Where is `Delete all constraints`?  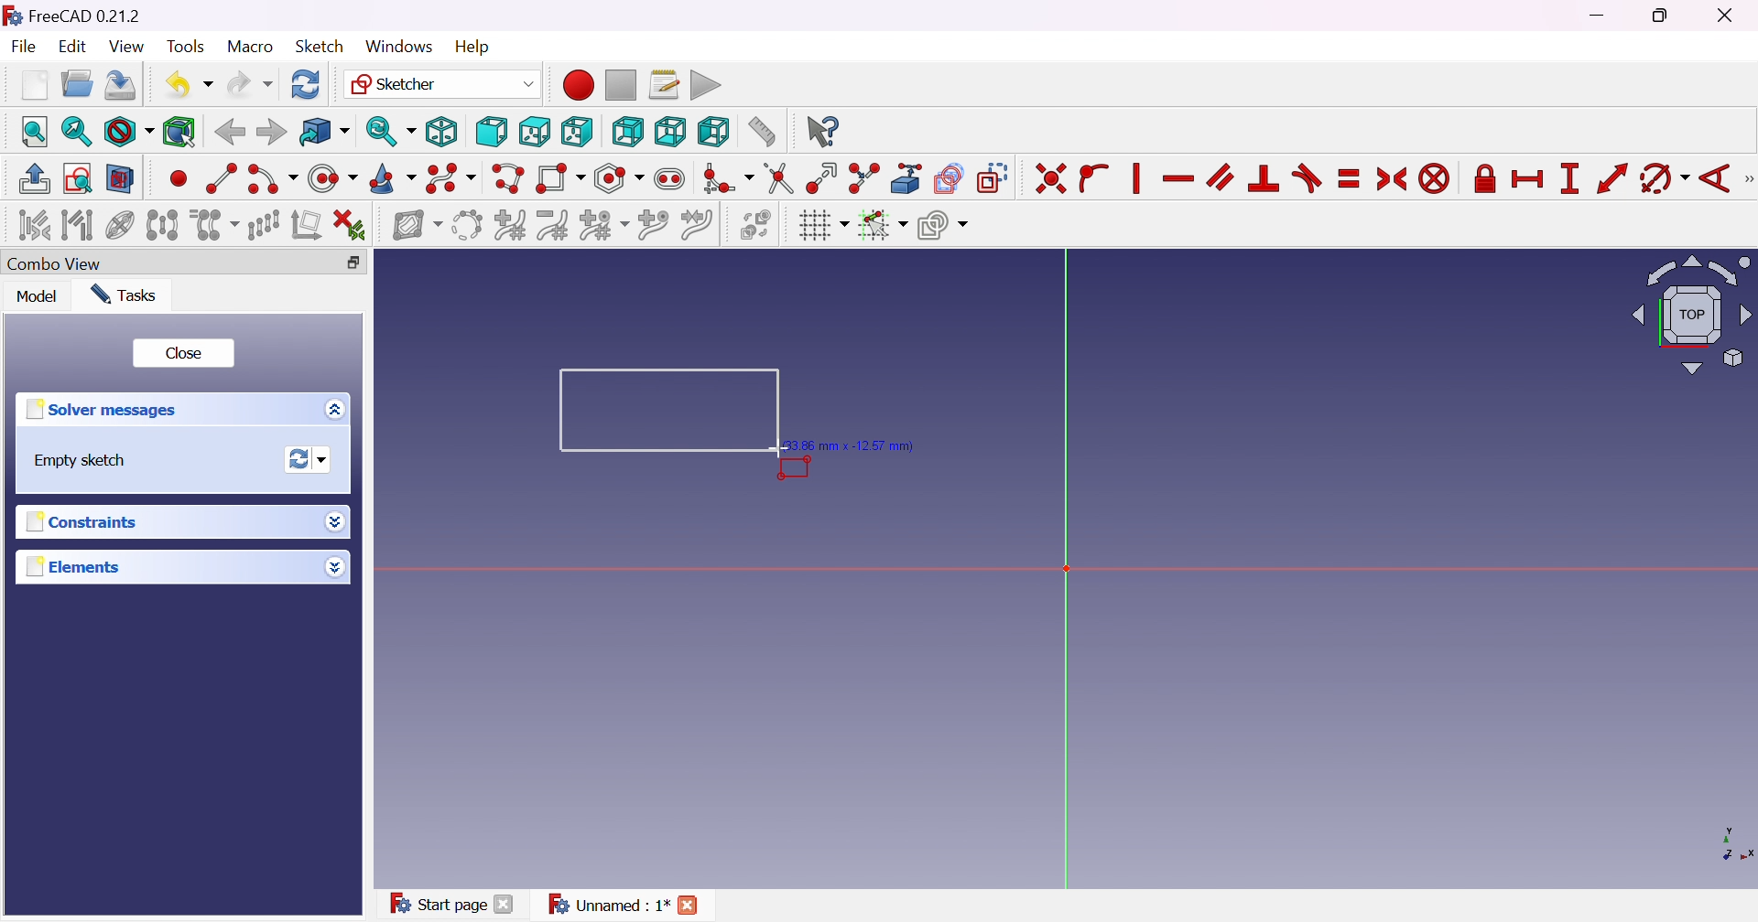
Delete all constraints is located at coordinates (350, 227).